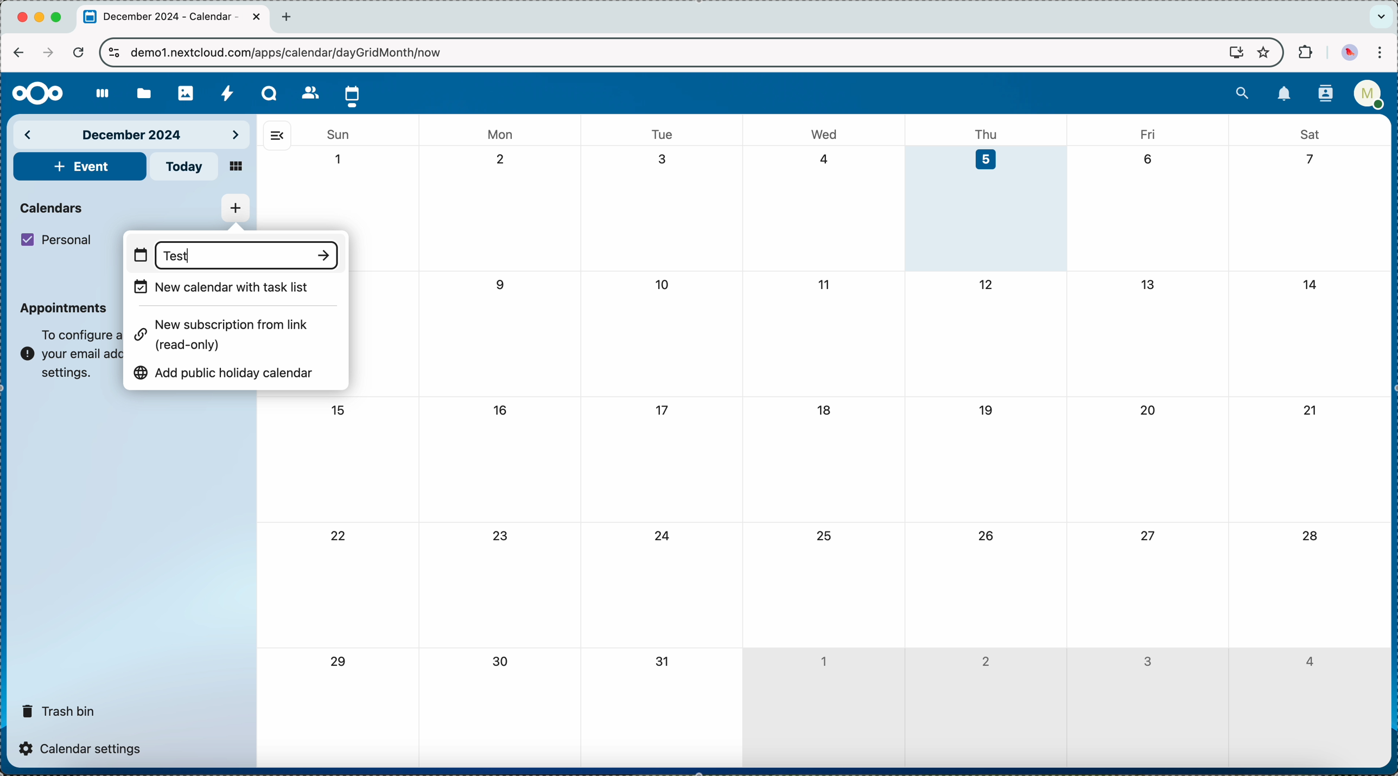 Image resolution: width=1398 pixels, height=776 pixels. What do you see at coordinates (295, 52) in the screenshot?
I see `URL` at bounding box center [295, 52].